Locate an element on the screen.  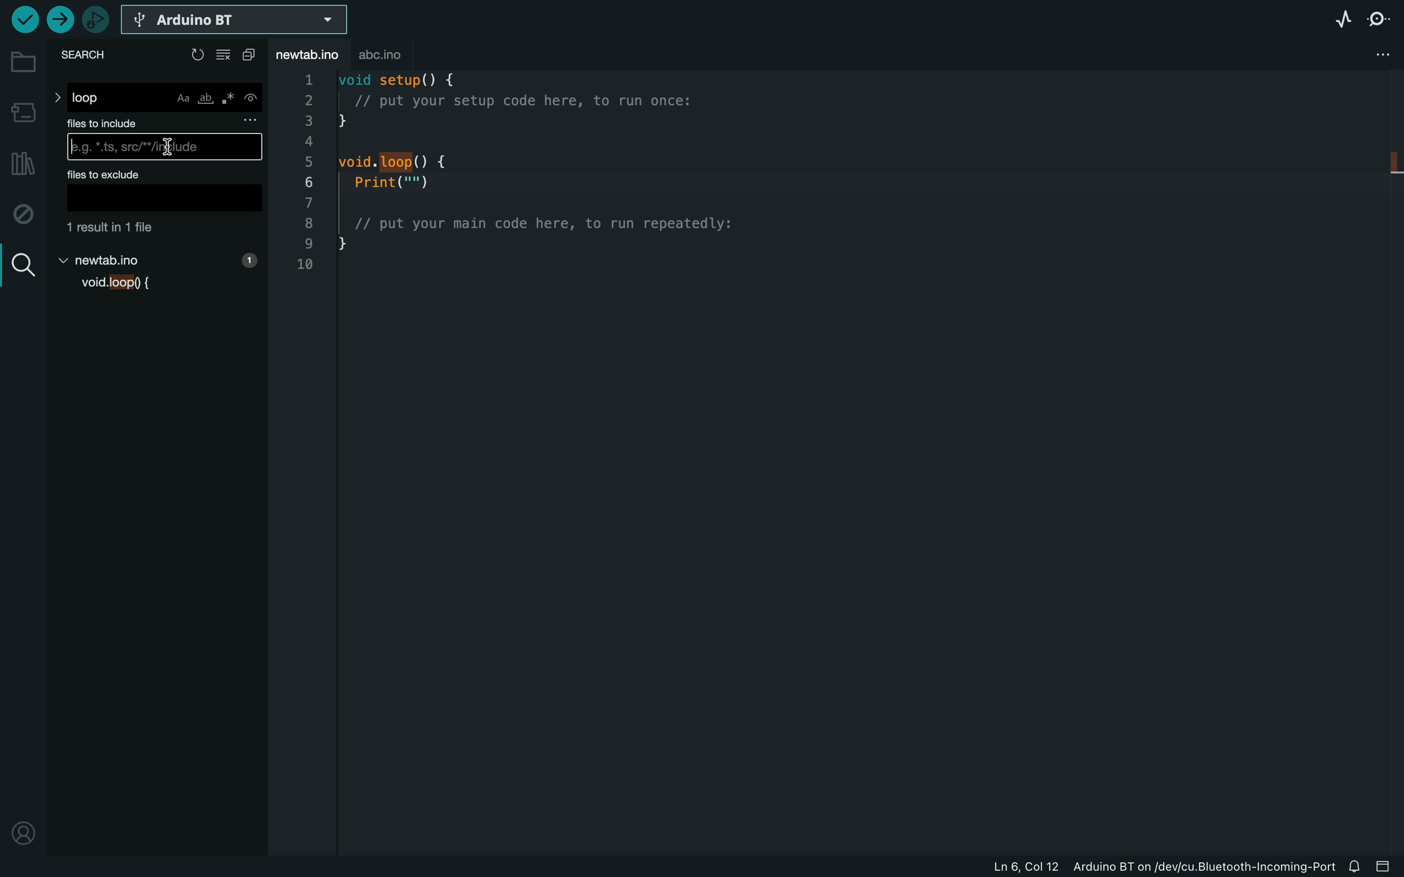
file tab is located at coordinates (312, 57).